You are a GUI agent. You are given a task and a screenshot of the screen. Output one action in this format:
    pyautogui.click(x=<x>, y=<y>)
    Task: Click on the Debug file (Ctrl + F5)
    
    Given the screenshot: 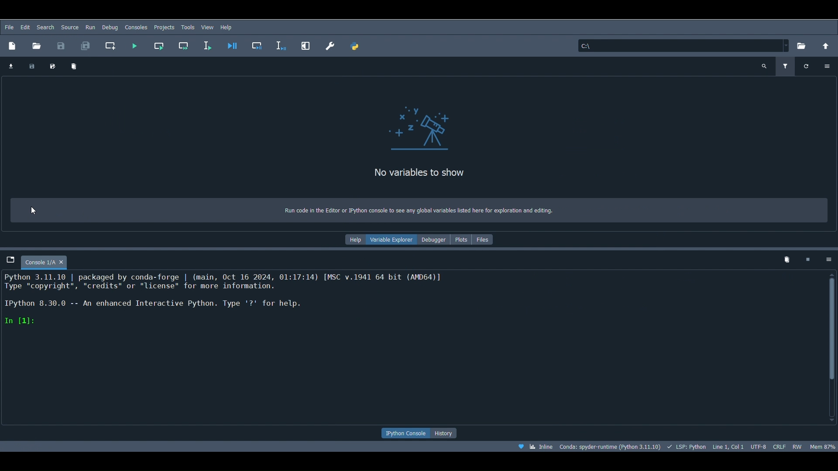 What is the action you would take?
    pyautogui.click(x=233, y=44)
    